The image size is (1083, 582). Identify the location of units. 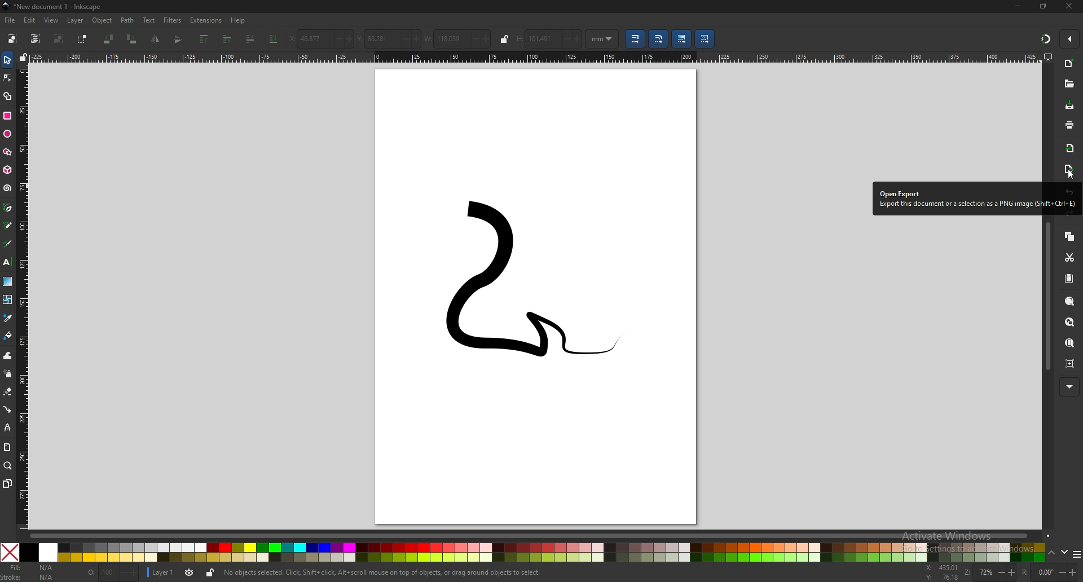
(602, 39).